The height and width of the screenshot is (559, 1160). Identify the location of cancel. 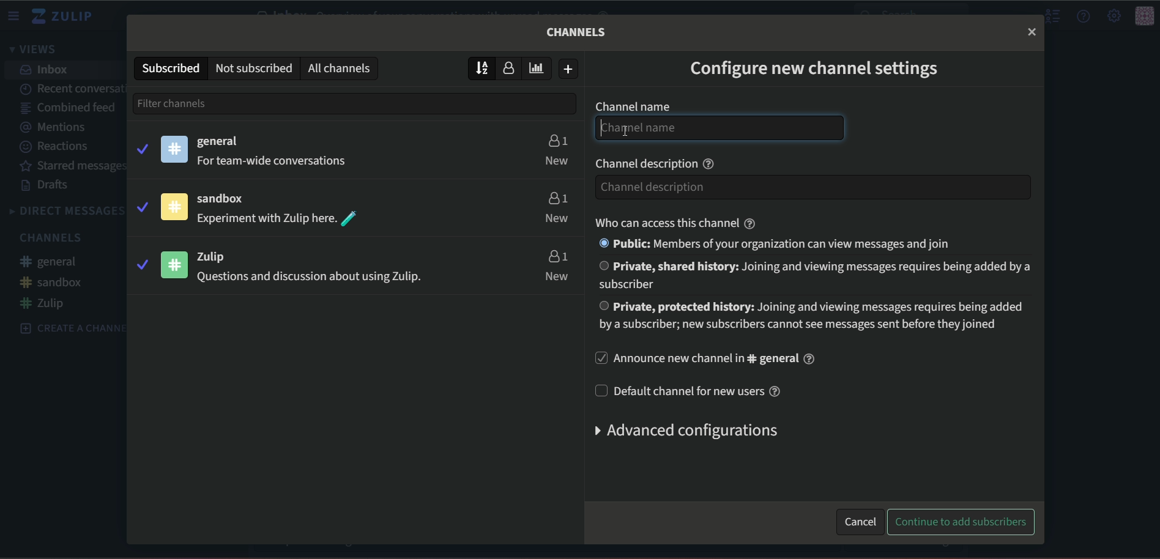
(860, 520).